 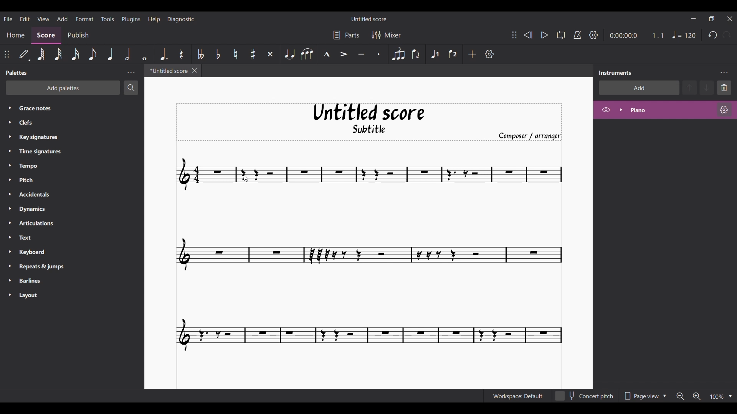 What do you see at coordinates (528, 34) in the screenshot?
I see `Rewind` at bounding box center [528, 34].